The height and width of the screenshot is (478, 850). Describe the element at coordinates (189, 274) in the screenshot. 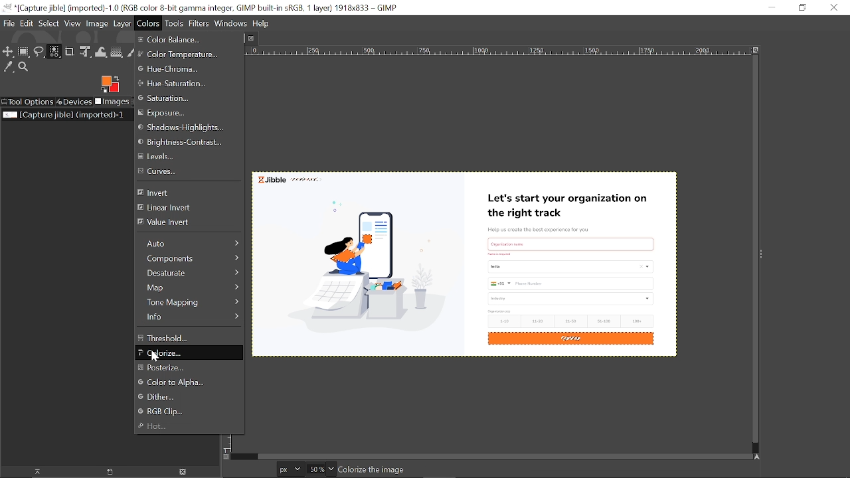

I see `Desaturate` at that location.